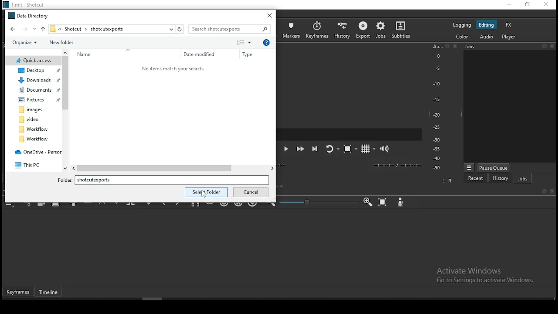  I want to click on toggle zoom, so click(349, 150).